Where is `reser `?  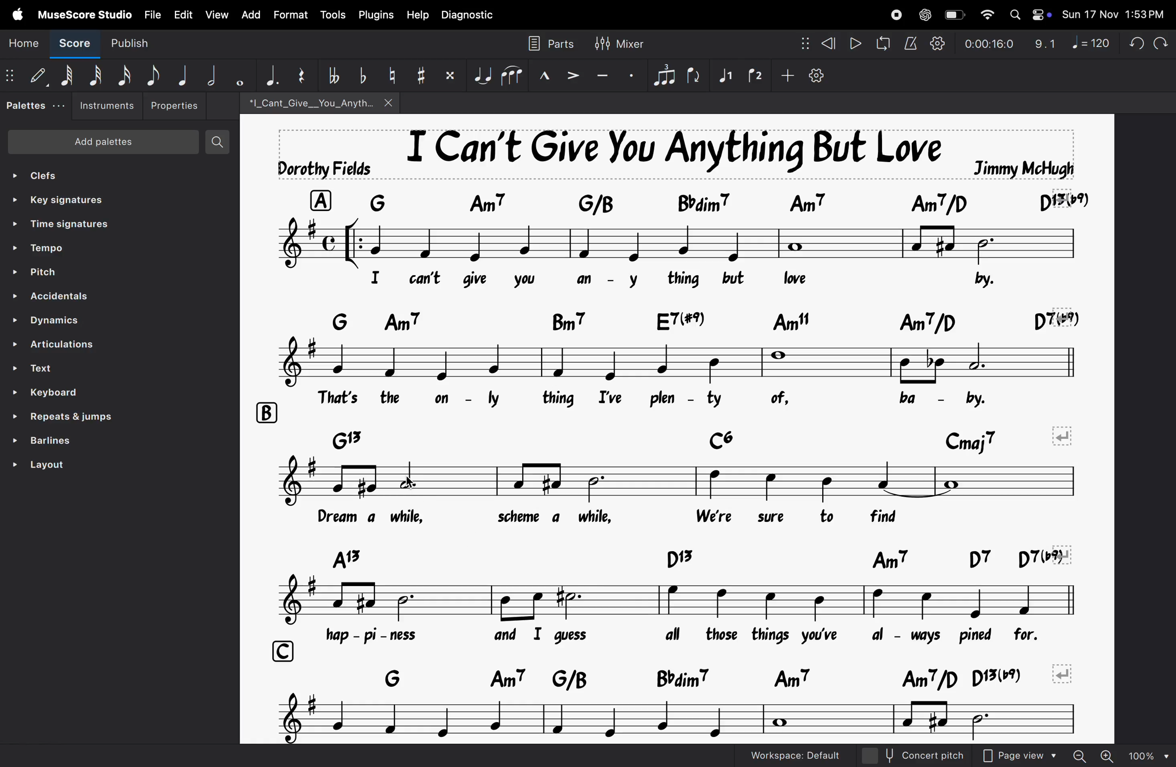
reser  is located at coordinates (303, 75).